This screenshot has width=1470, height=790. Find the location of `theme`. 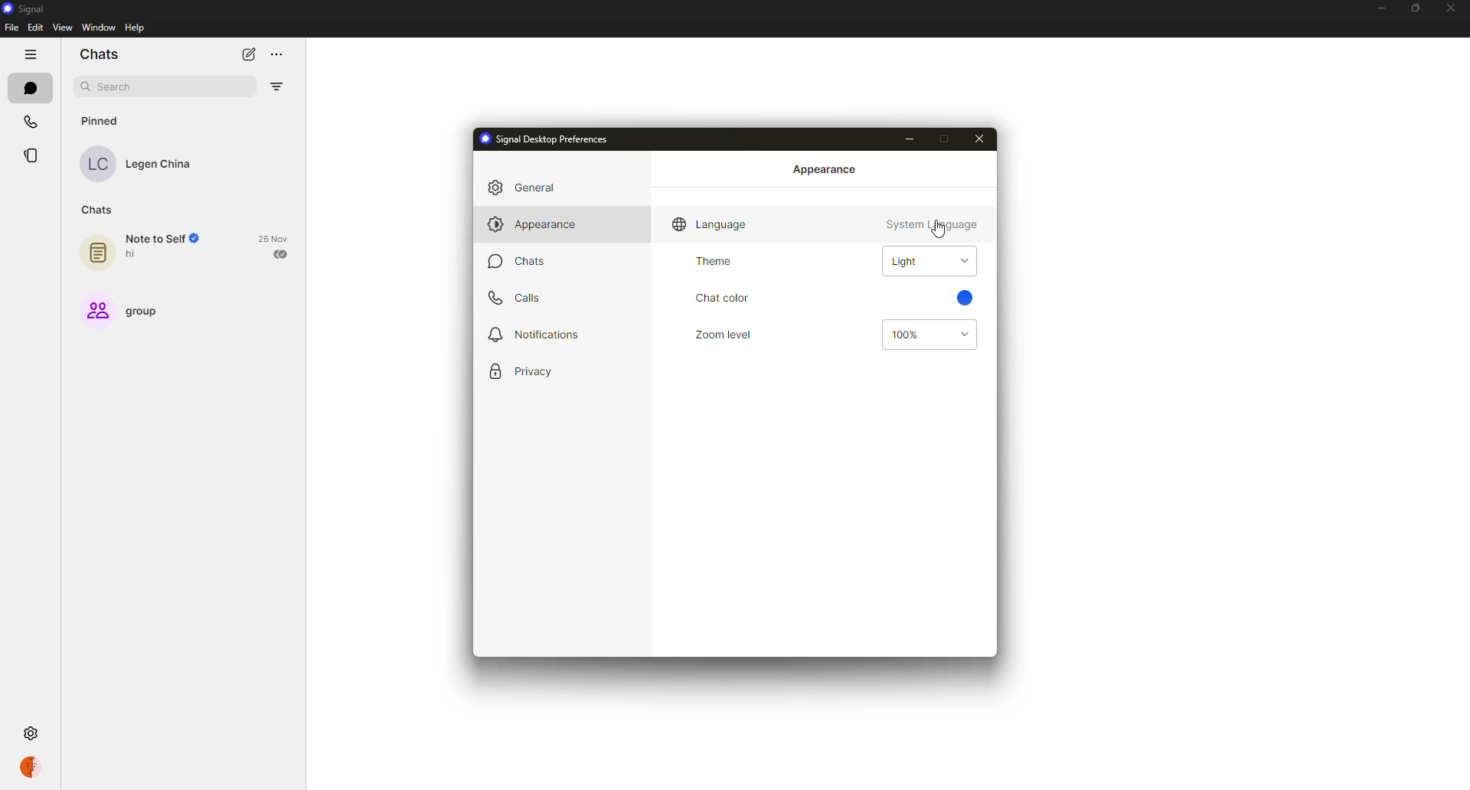

theme is located at coordinates (713, 263).